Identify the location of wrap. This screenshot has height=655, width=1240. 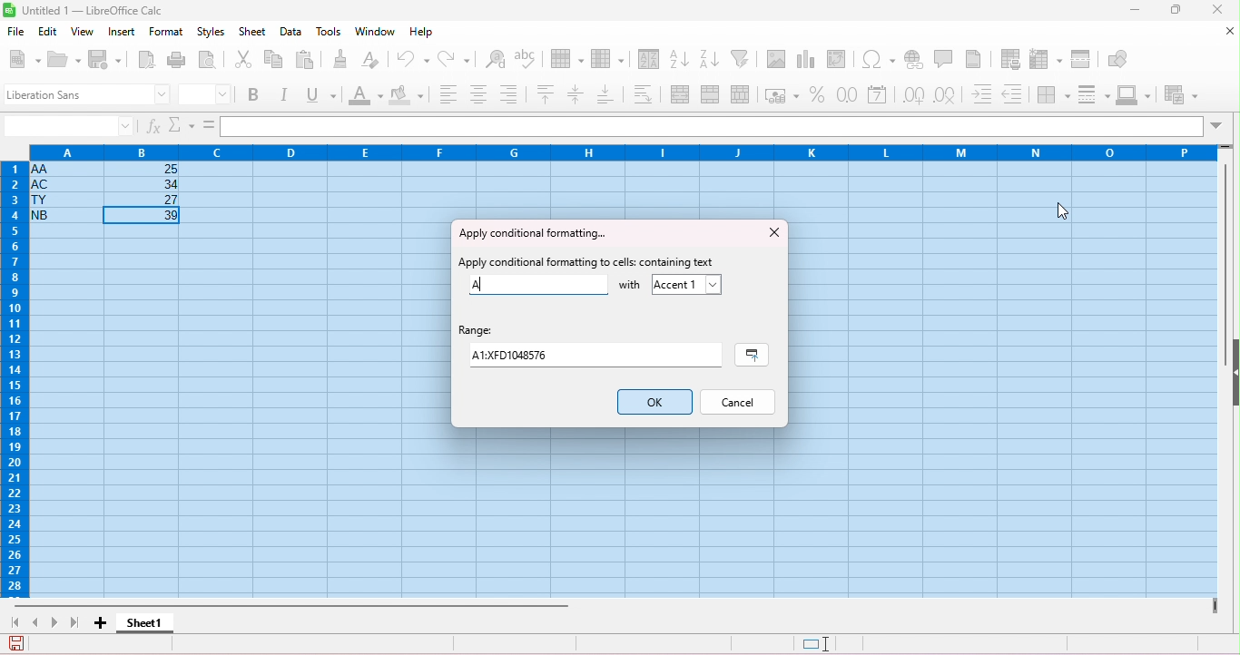
(639, 93).